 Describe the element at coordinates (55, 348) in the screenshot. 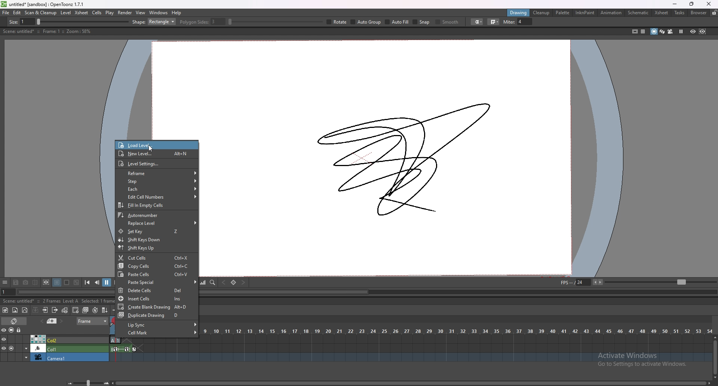

I see `column 1` at that location.